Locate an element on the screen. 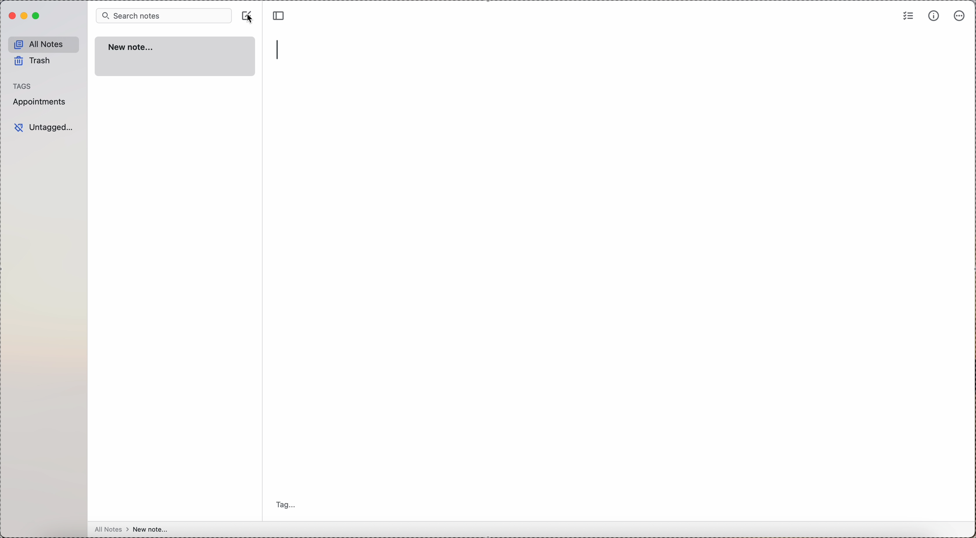  more options is located at coordinates (960, 17).